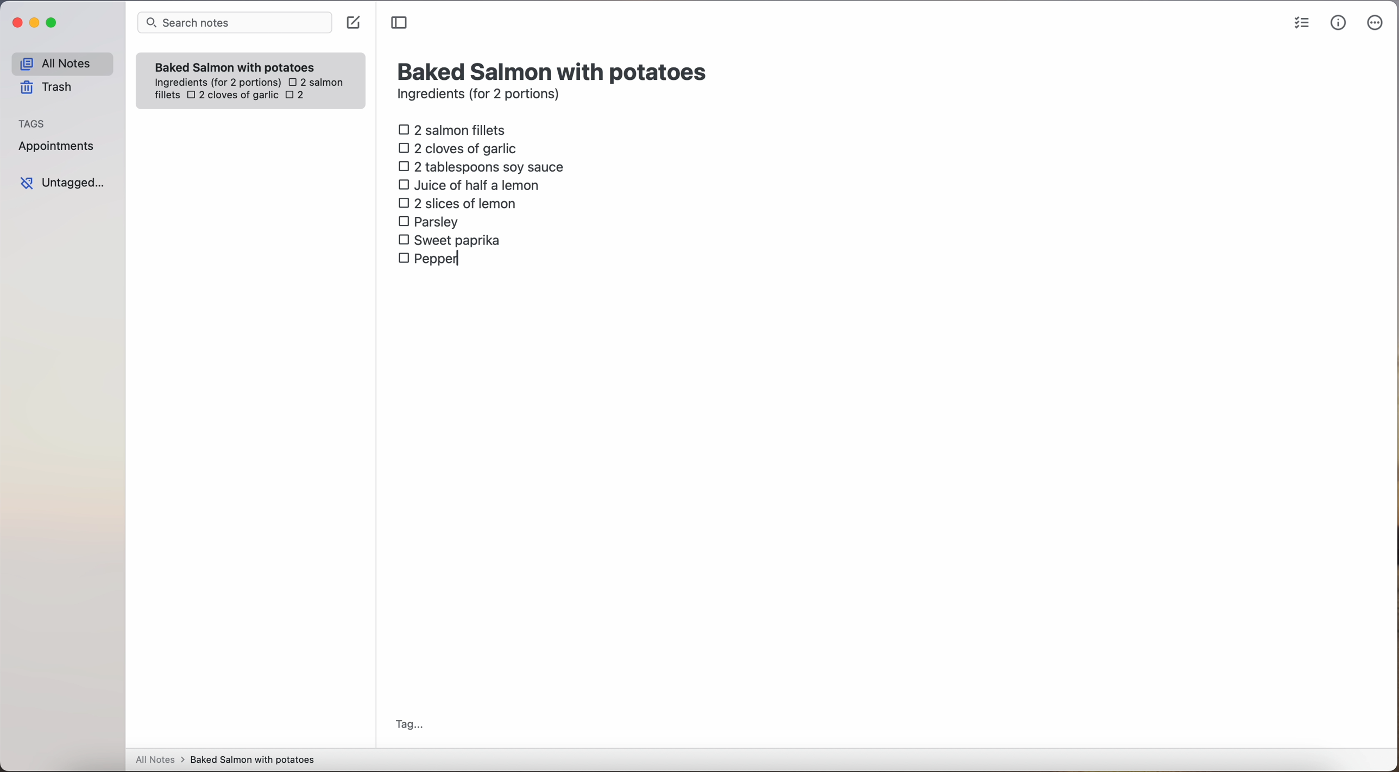  What do you see at coordinates (53, 22) in the screenshot?
I see `maximize` at bounding box center [53, 22].